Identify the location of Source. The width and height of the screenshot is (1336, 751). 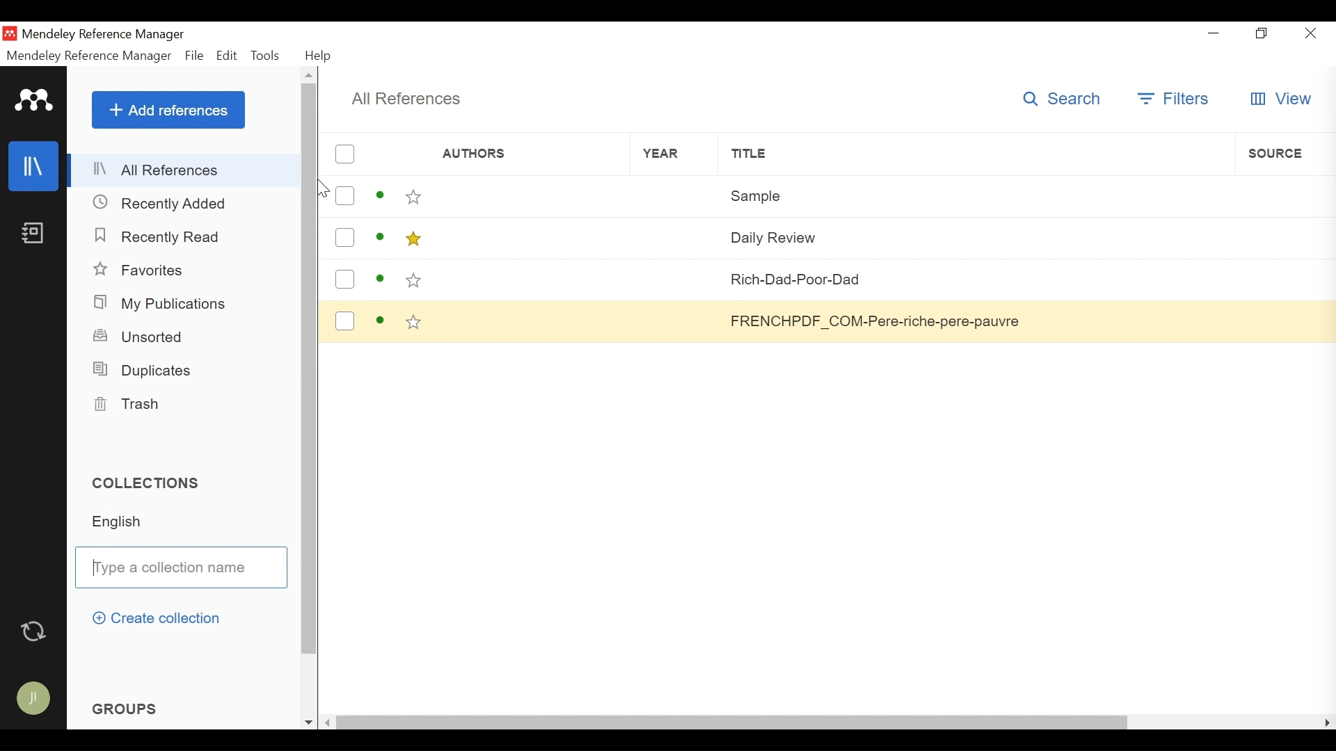
(1281, 280).